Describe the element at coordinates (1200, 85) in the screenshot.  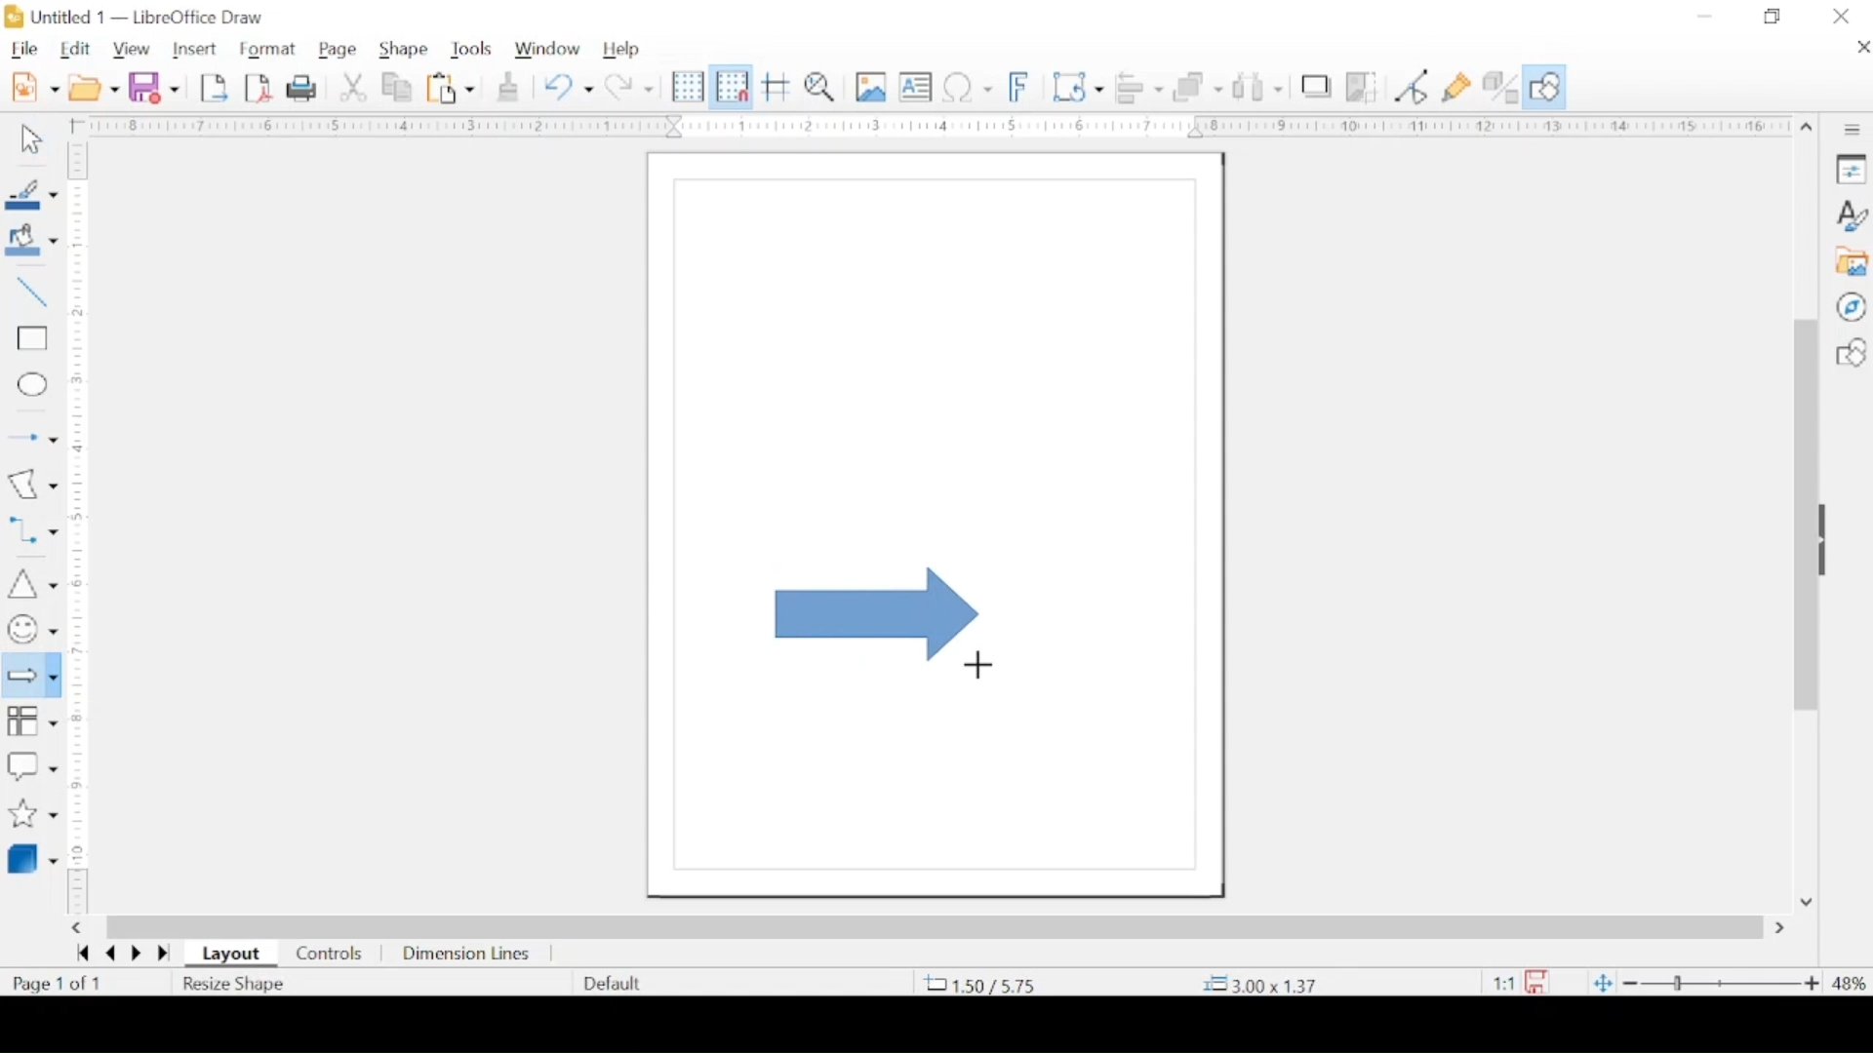
I see `arrange` at that location.